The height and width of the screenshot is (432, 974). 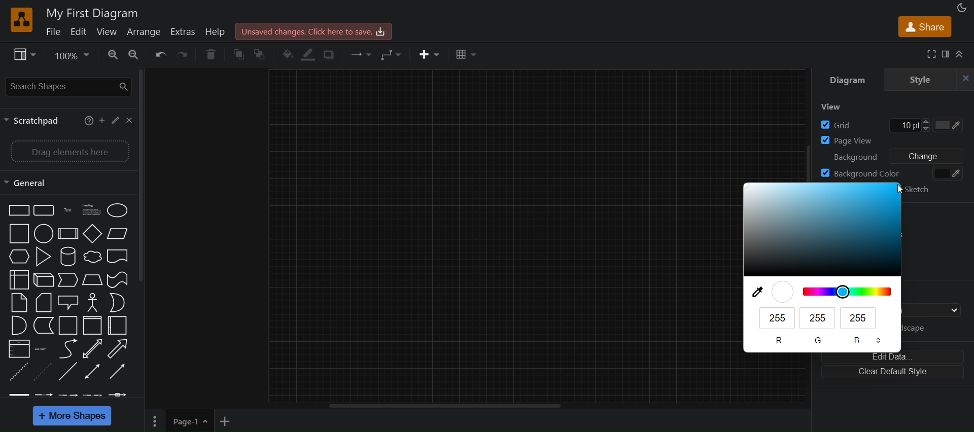 I want to click on vertical scroll bar, so click(x=143, y=177).